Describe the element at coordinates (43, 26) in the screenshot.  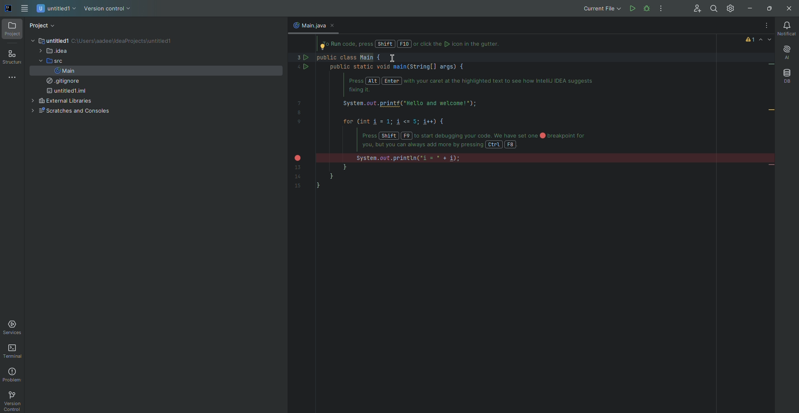
I see `Project` at that location.